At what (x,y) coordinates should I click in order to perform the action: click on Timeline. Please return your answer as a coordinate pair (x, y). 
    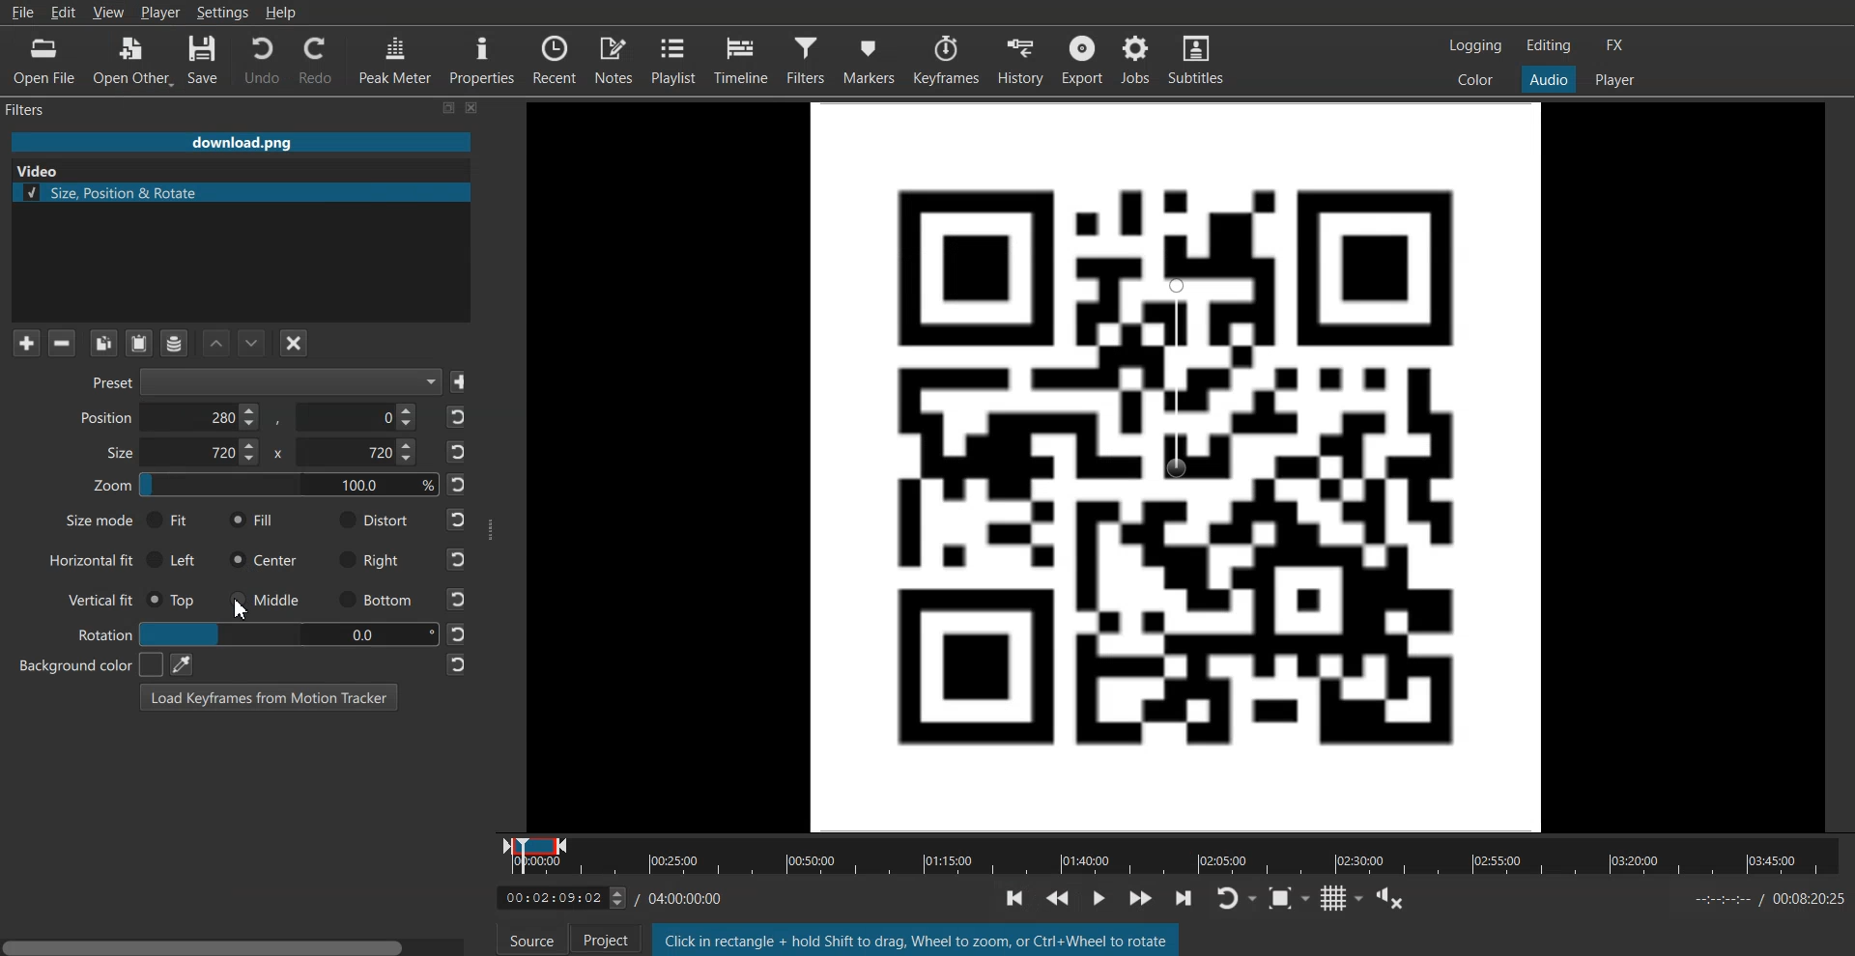
    Looking at the image, I should click on (743, 59).